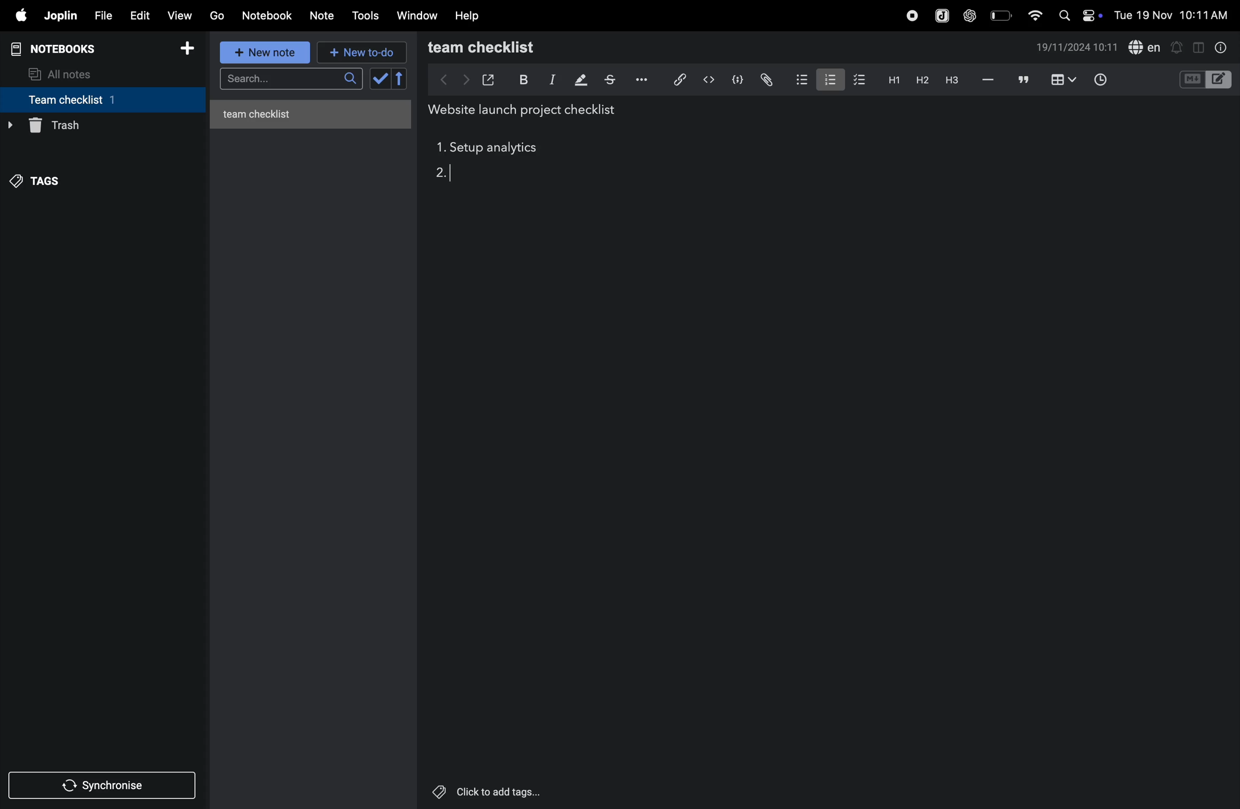  What do you see at coordinates (1191, 80) in the screenshot?
I see `M+` at bounding box center [1191, 80].